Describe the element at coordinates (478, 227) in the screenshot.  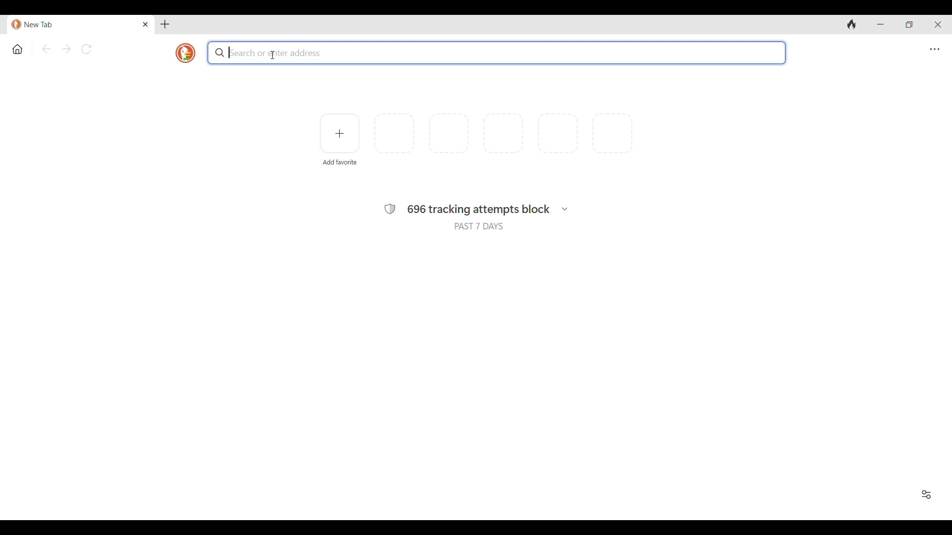
I see `PAST 7 DAYS` at that location.